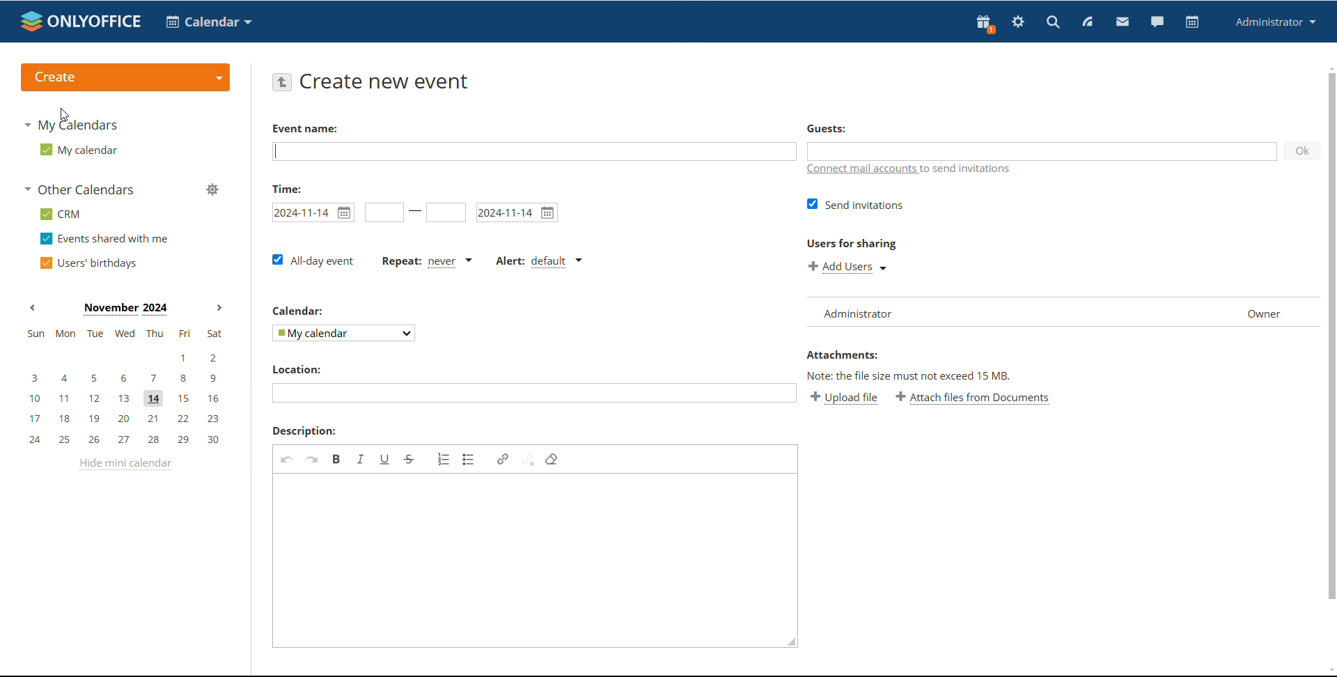 The width and height of the screenshot is (1337, 677). Describe the element at coordinates (528, 556) in the screenshot. I see `add description` at that location.